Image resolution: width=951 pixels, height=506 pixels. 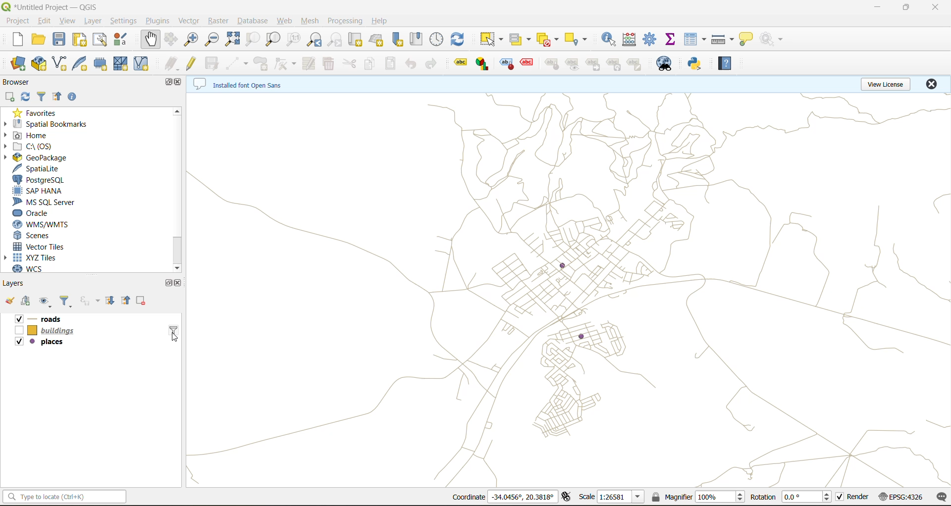 What do you see at coordinates (172, 64) in the screenshot?
I see `edits` at bounding box center [172, 64].